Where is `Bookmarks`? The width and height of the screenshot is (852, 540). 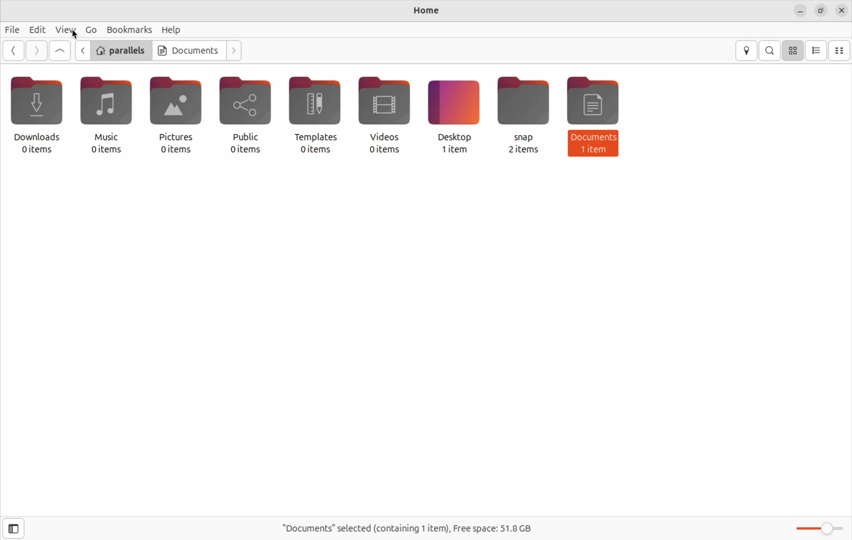 Bookmarks is located at coordinates (131, 28).